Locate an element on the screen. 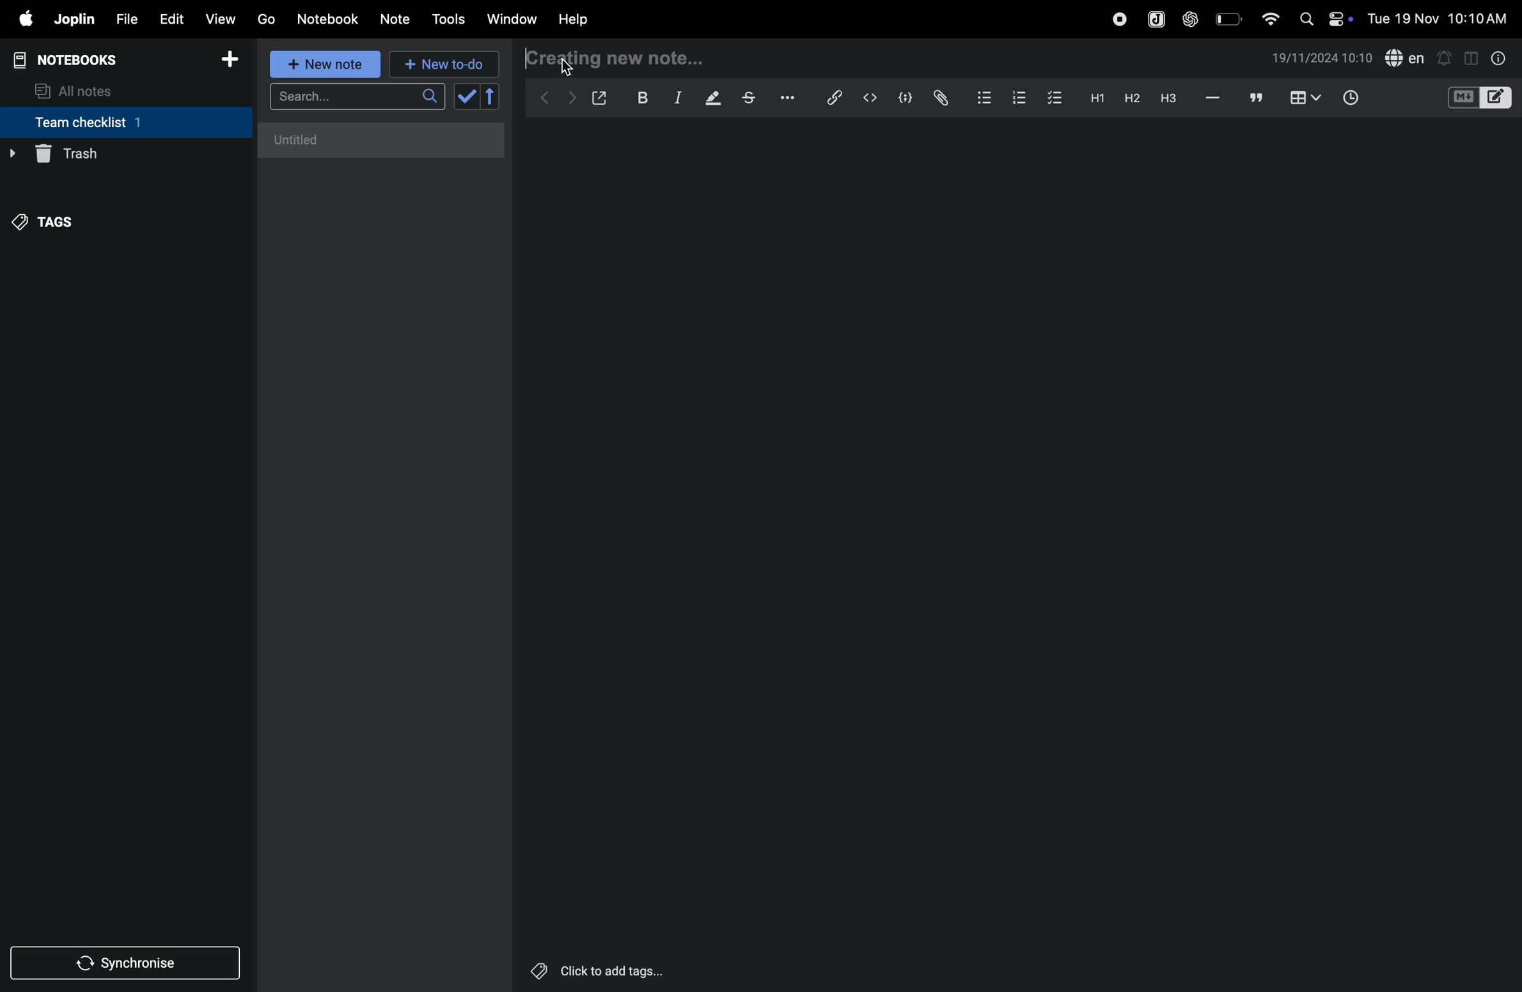 The width and height of the screenshot is (1522, 992). table is located at coordinates (1303, 97).